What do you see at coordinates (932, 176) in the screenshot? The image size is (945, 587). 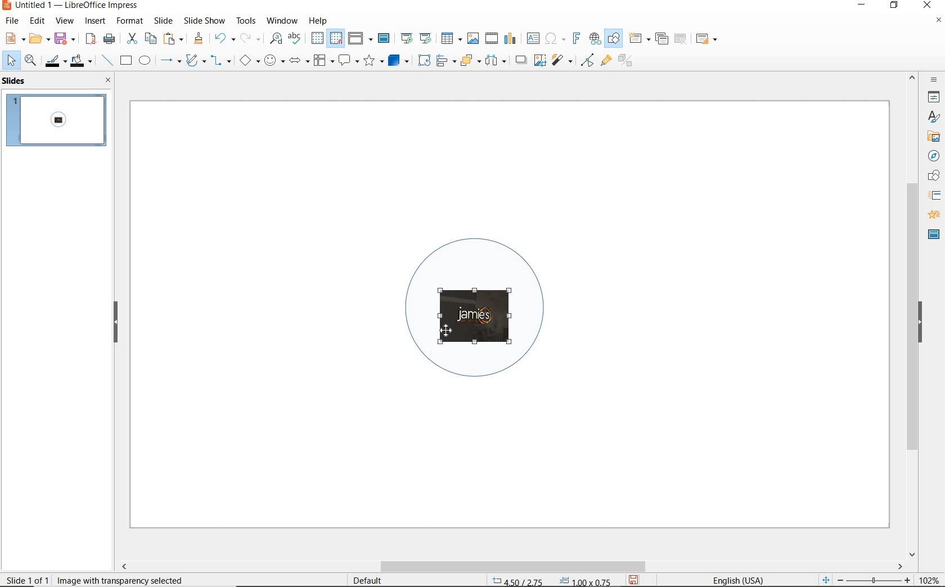 I see `shapes` at bounding box center [932, 176].